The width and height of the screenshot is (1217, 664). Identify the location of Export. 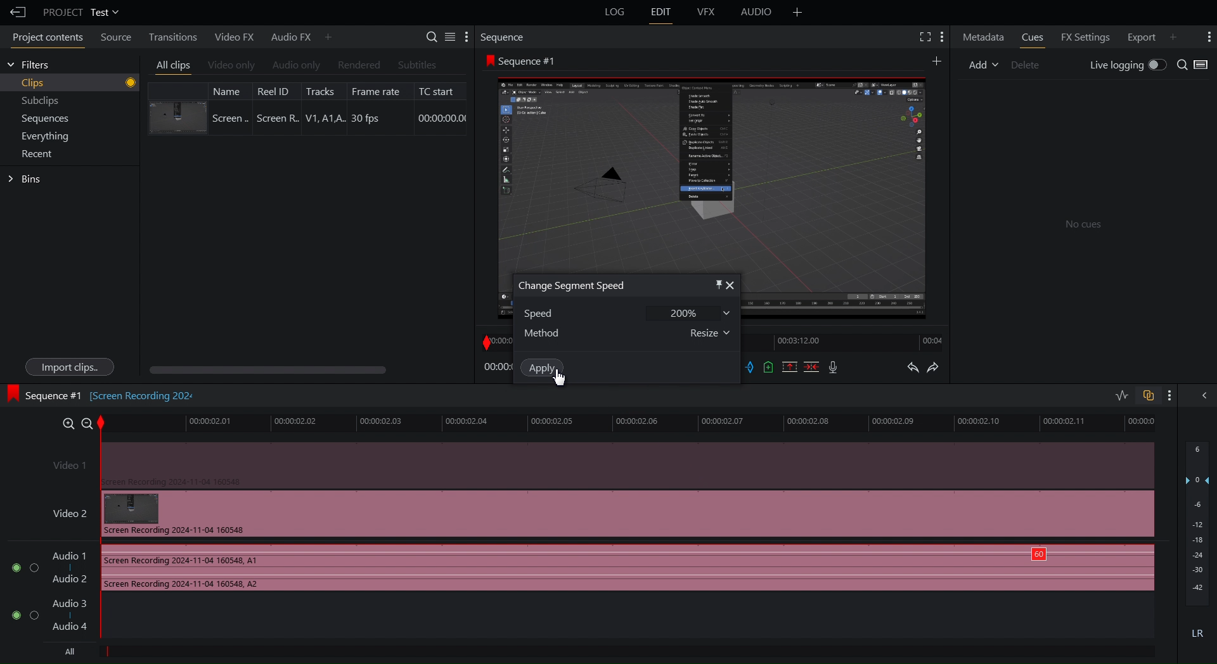
(1138, 35).